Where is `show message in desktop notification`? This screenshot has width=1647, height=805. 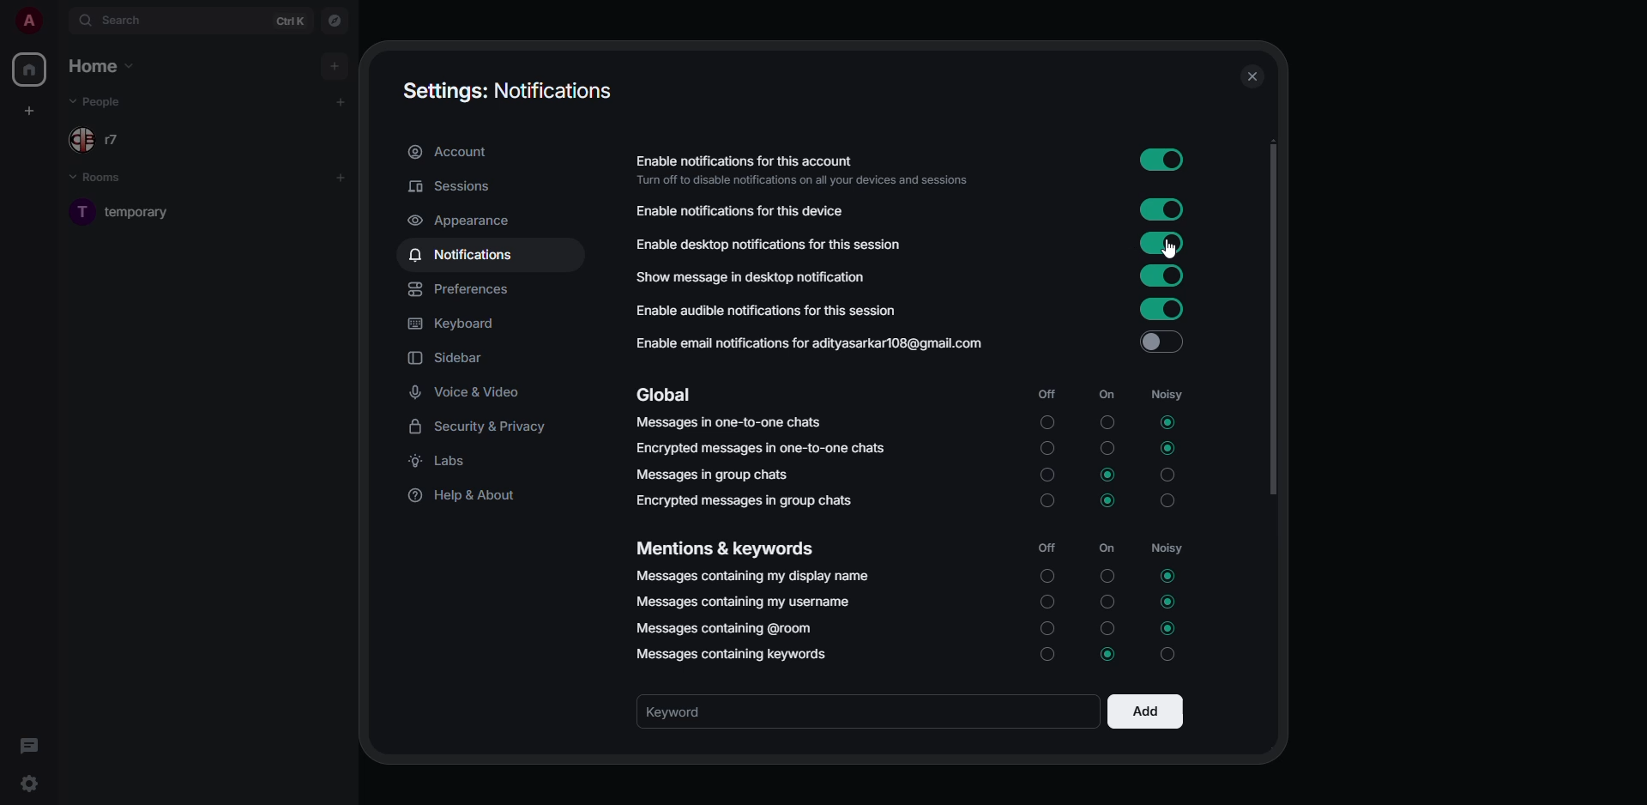 show message in desktop notification is located at coordinates (750, 276).